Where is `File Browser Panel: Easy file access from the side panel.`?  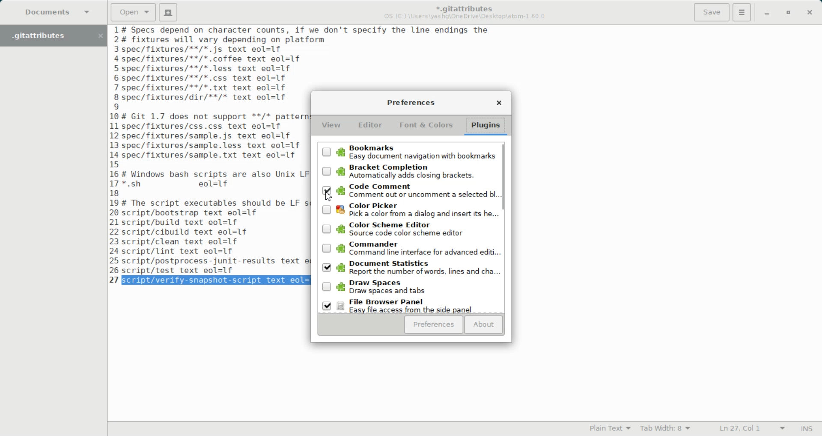
File Browser Panel: Easy file access from the side panel. is located at coordinates (409, 305).